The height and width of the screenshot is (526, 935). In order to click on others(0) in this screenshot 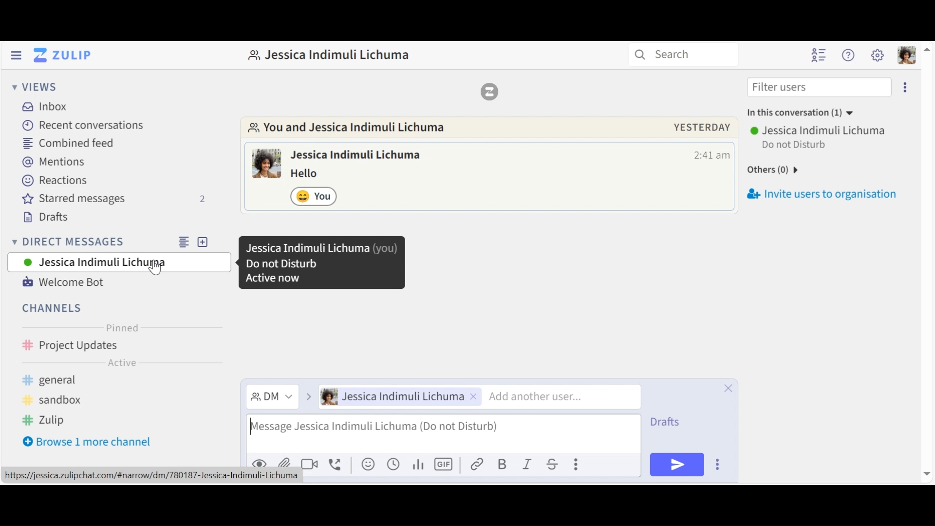, I will do `click(789, 168)`.